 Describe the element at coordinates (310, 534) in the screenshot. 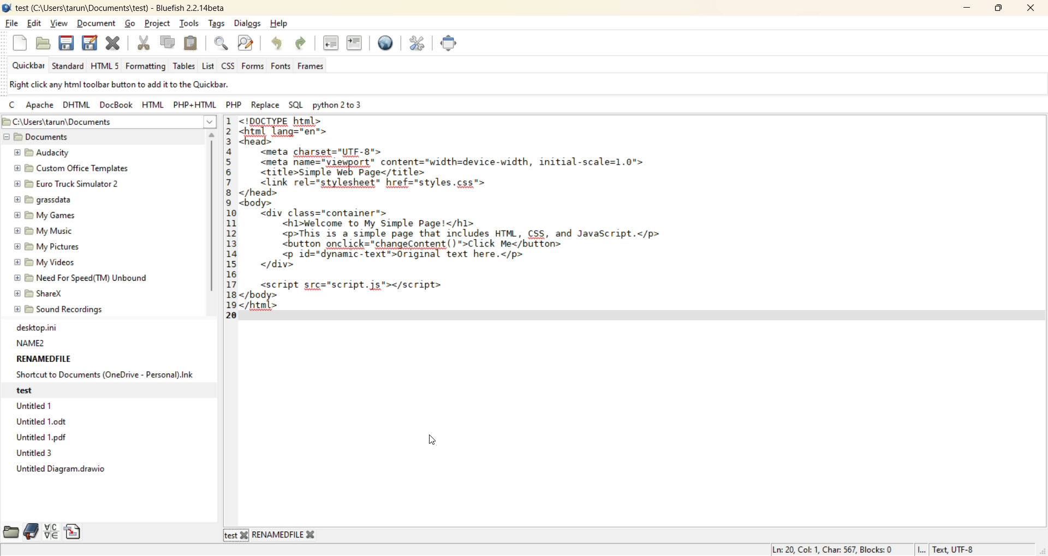

I see `close` at that location.